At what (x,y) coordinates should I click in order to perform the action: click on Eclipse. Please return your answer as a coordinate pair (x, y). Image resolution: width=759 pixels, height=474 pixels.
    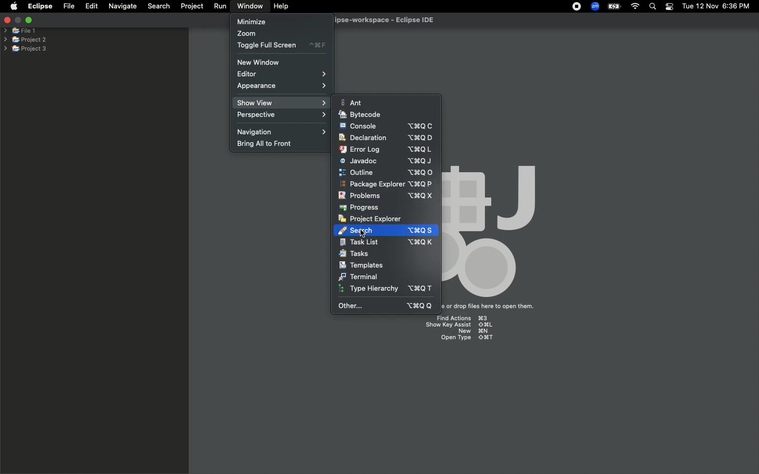
    Looking at the image, I should click on (40, 6).